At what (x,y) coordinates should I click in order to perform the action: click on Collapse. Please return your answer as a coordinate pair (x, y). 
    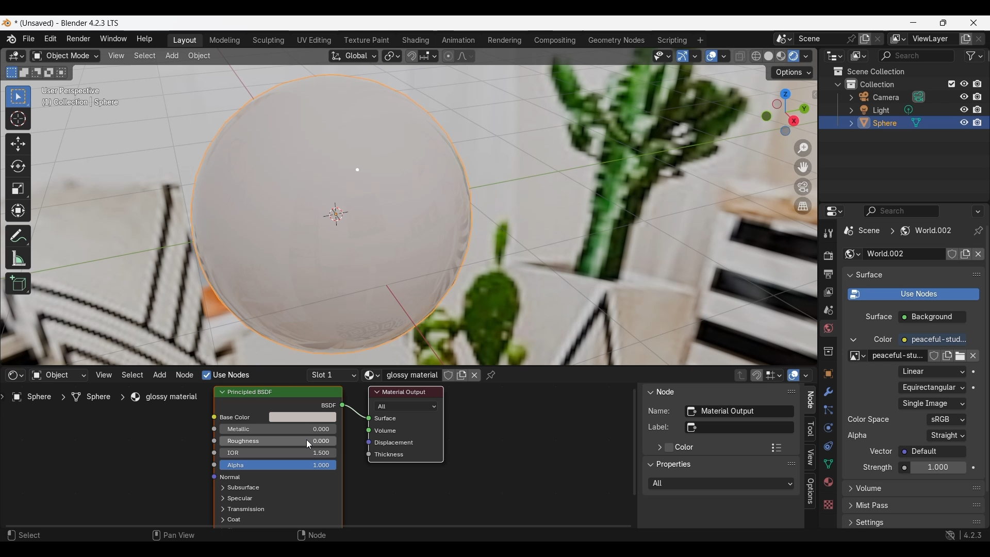
    Looking at the image, I should click on (849, 275).